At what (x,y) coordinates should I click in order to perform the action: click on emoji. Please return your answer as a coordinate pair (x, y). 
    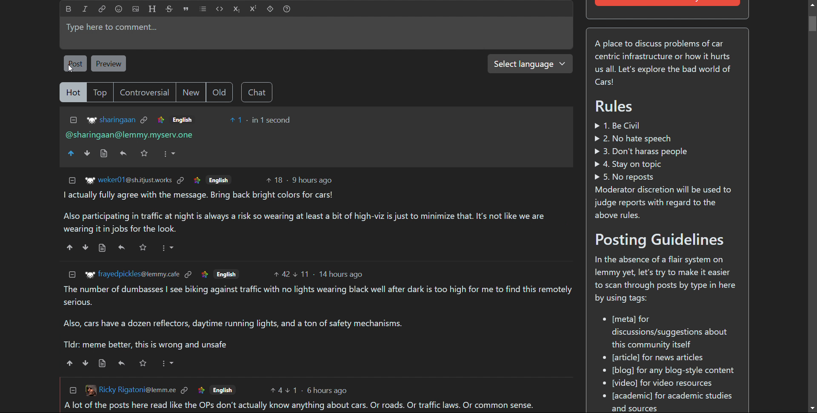
    Looking at the image, I should click on (119, 9).